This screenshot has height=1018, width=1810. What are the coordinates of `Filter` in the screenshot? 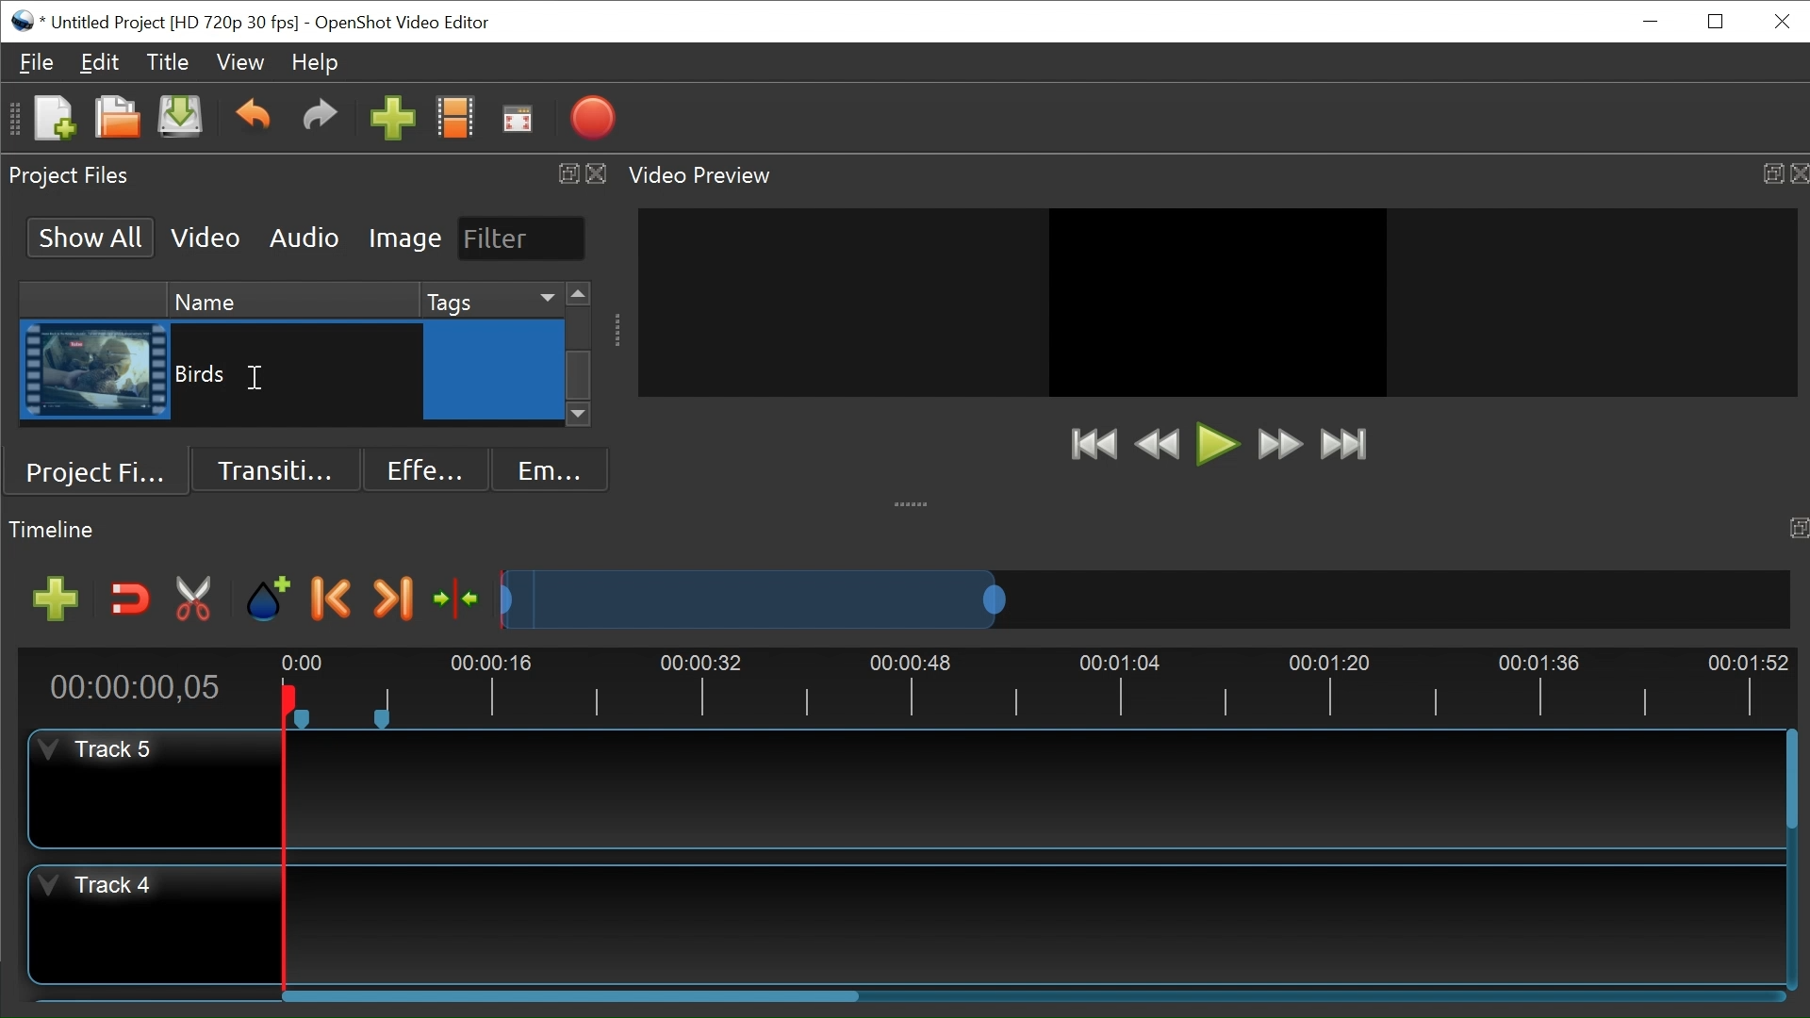 It's located at (519, 238).